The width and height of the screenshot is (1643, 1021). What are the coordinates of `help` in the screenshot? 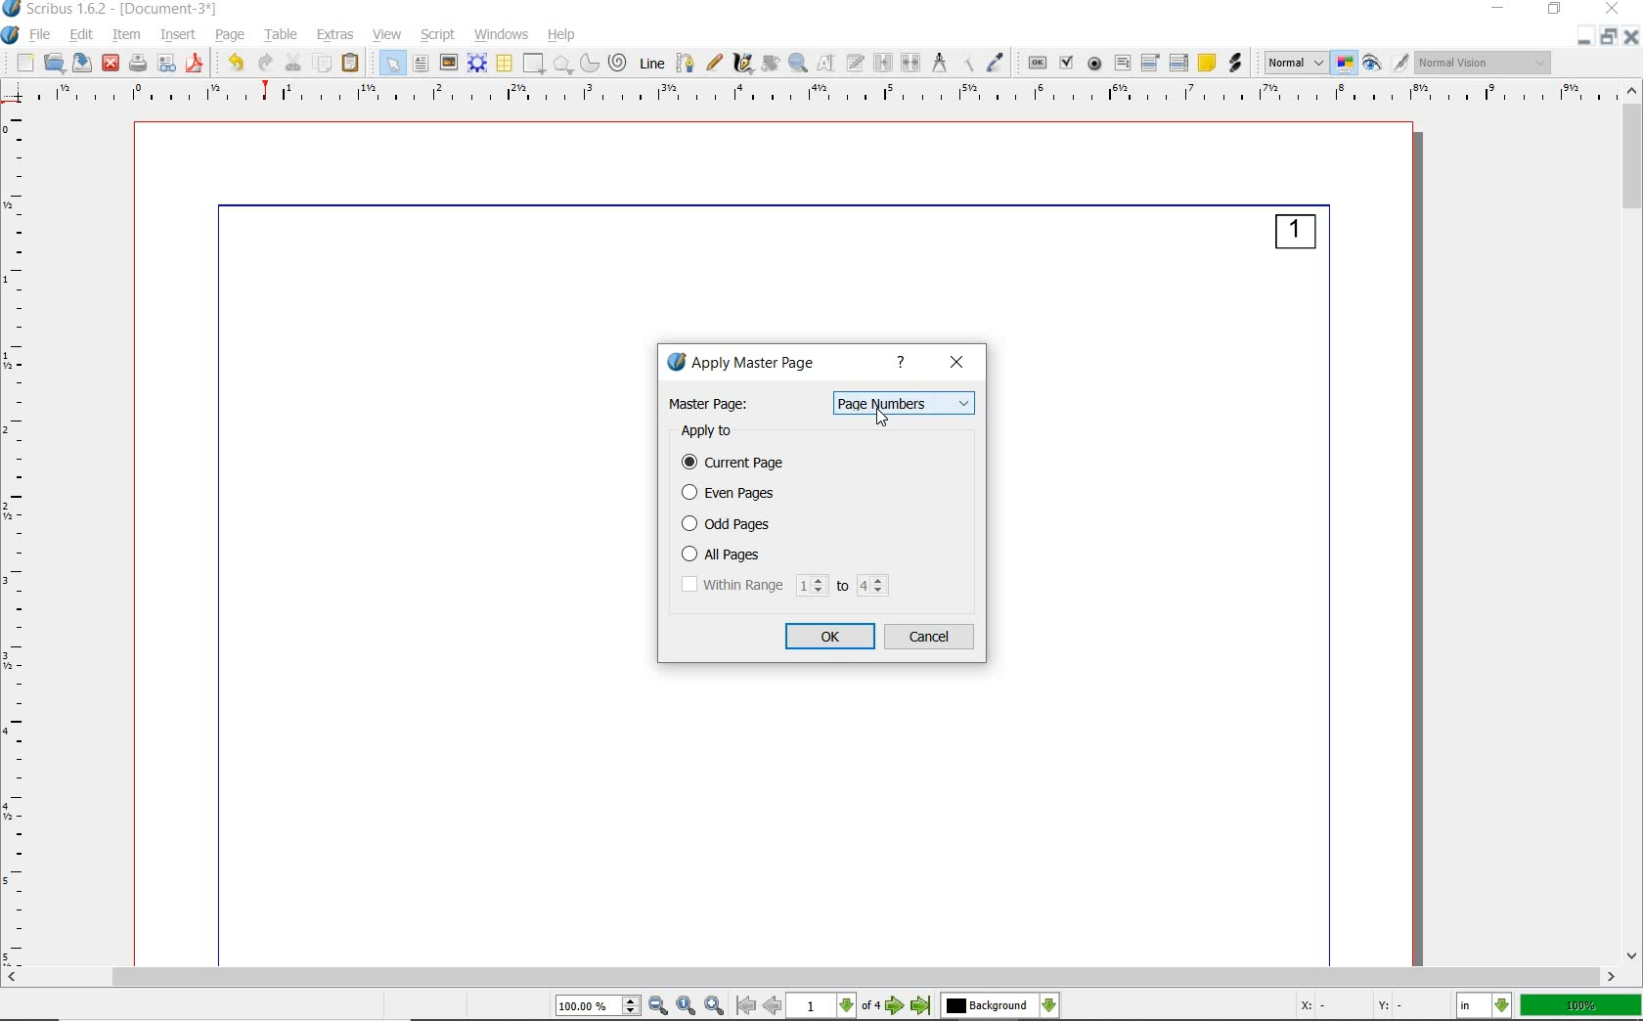 It's located at (904, 364).